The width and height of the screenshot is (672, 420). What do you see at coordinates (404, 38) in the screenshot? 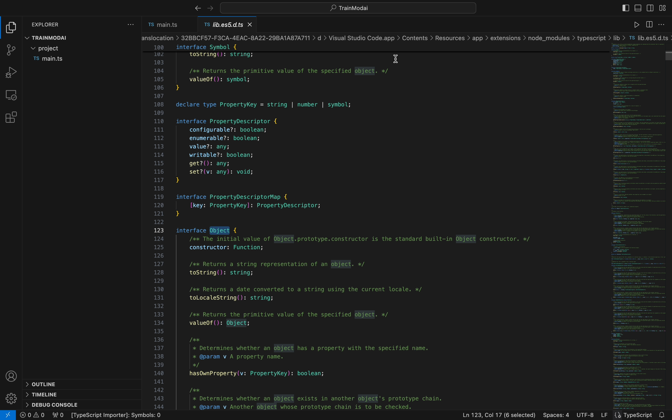
I see `breadcrumb` at bounding box center [404, 38].